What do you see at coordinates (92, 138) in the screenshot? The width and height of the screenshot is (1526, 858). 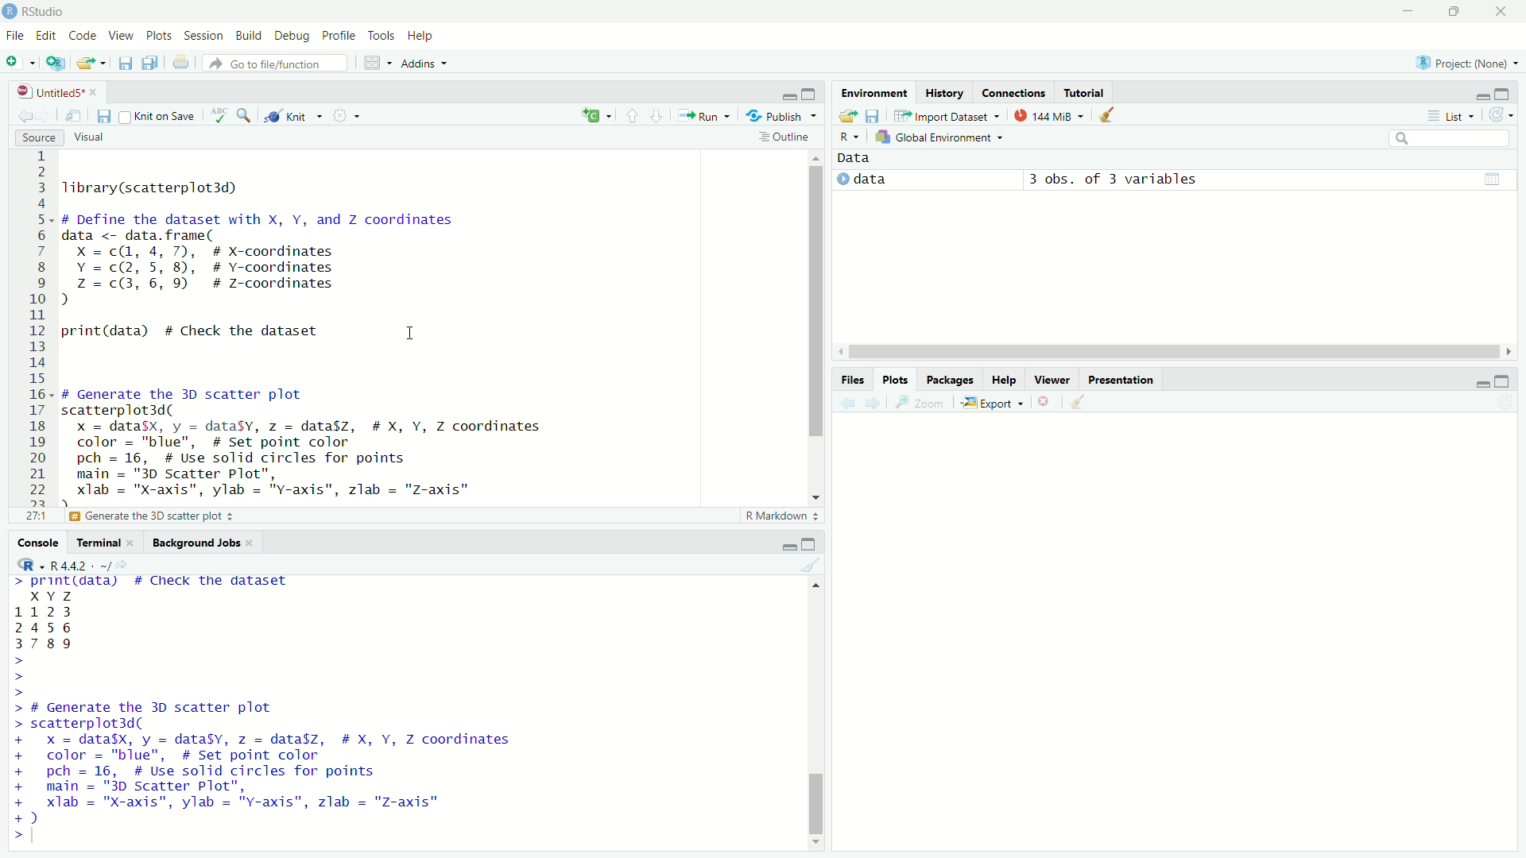 I see `Visual` at bounding box center [92, 138].